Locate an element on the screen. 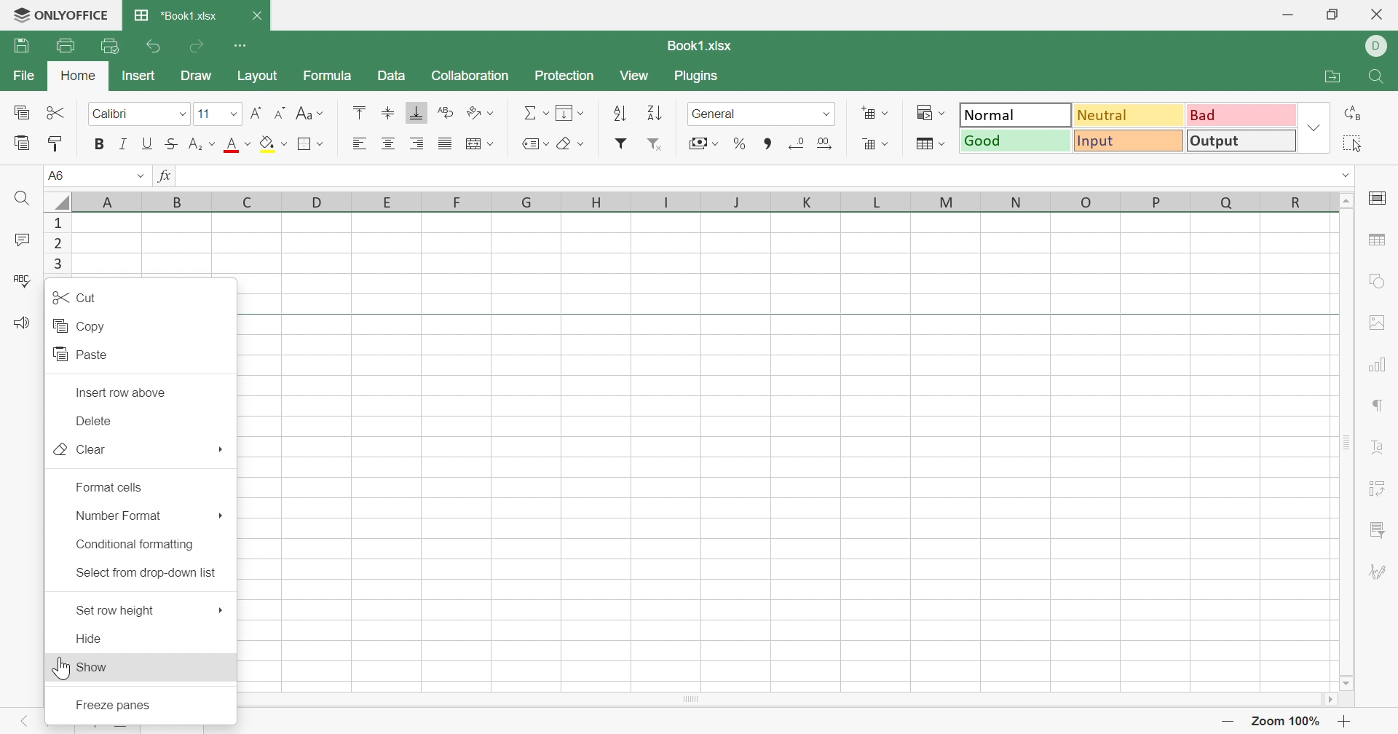 Image resolution: width=1398 pixels, height=734 pixels. Decrement font size is located at coordinates (277, 115).